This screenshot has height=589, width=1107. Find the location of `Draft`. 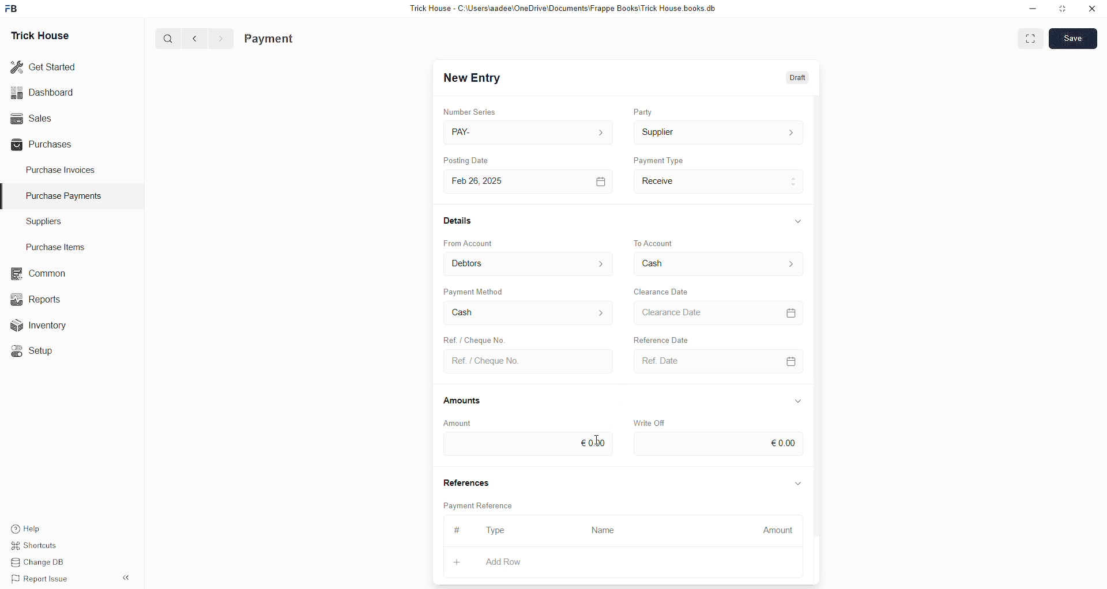

Draft is located at coordinates (795, 80).